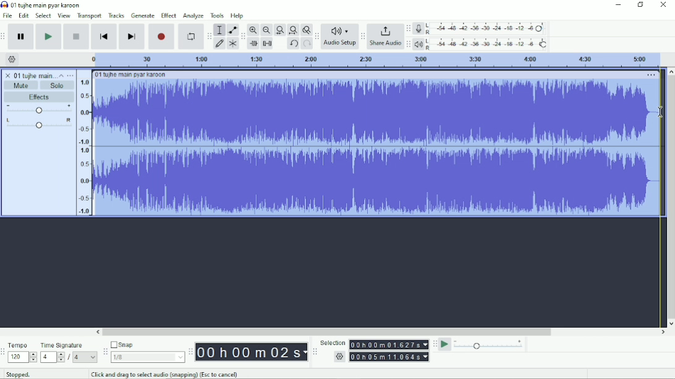 The image size is (675, 379). I want to click on Multi-tool, so click(232, 43).